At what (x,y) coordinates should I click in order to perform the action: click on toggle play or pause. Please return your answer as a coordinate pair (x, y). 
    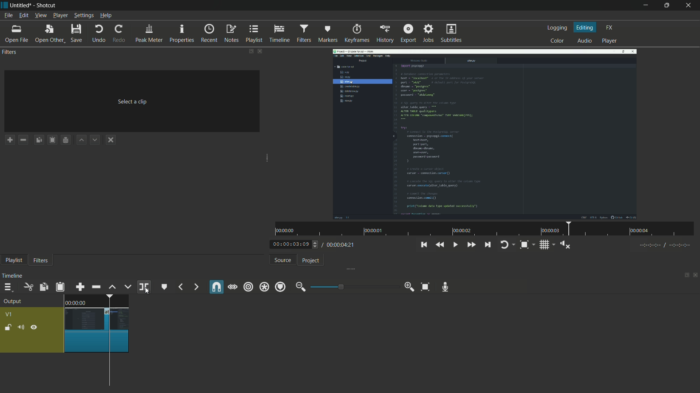
    Looking at the image, I should click on (455, 245).